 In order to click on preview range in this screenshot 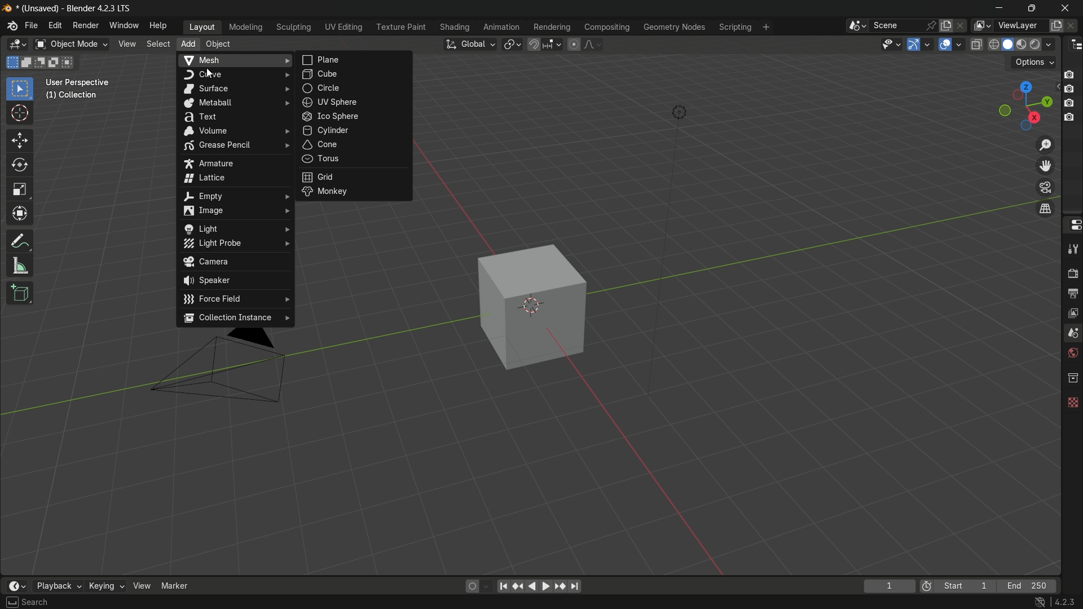, I will do `click(927, 585)`.